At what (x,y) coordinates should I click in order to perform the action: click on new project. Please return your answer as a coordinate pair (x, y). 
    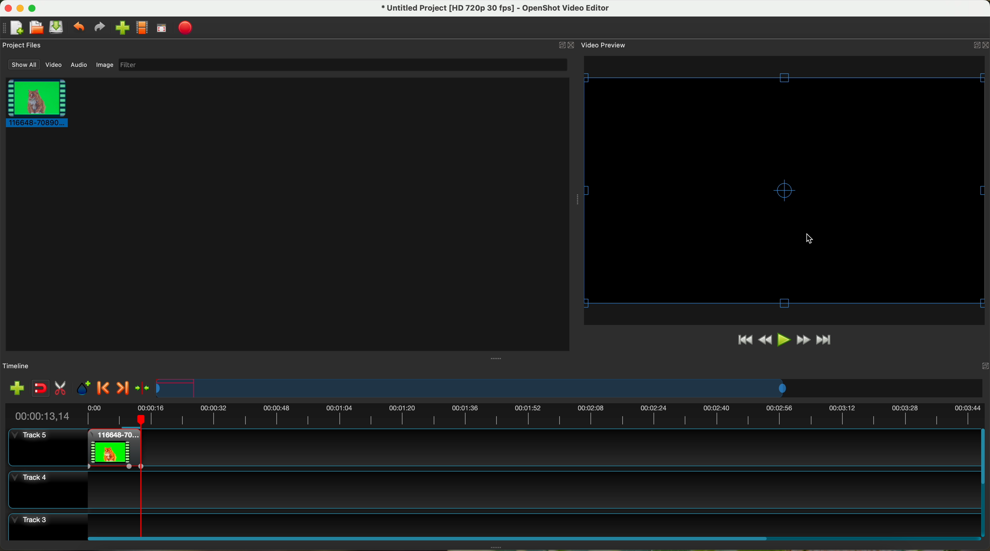
    Looking at the image, I should click on (13, 28).